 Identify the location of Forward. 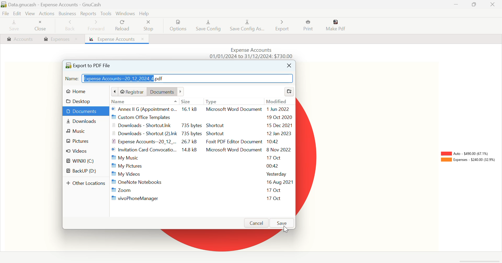
(97, 26).